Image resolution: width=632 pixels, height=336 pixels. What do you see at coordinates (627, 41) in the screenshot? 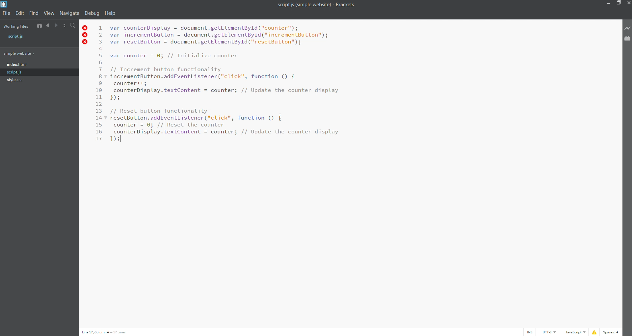
I see `extension manager` at bounding box center [627, 41].